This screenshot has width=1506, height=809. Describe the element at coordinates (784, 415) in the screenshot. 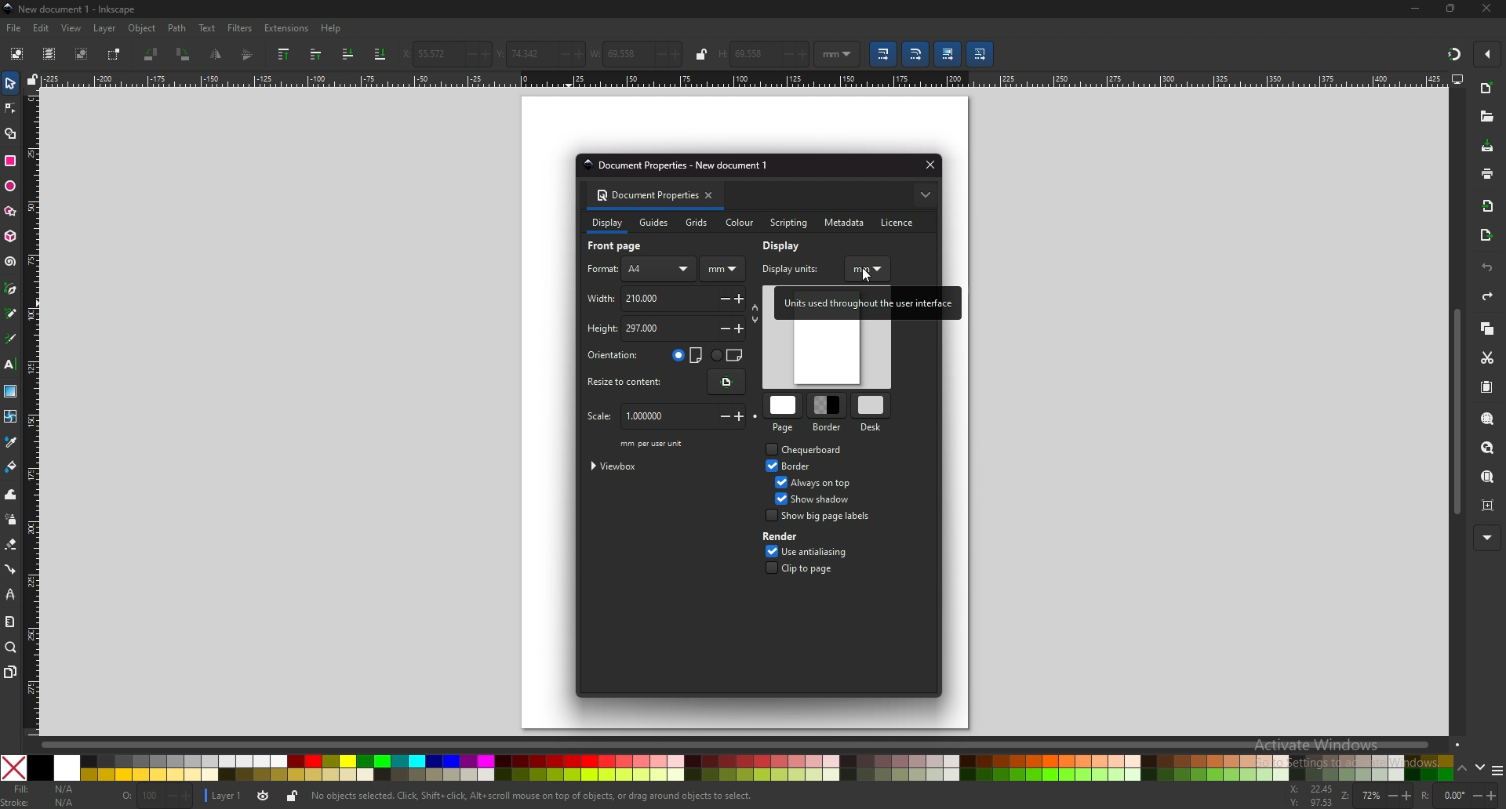

I see `page` at that location.